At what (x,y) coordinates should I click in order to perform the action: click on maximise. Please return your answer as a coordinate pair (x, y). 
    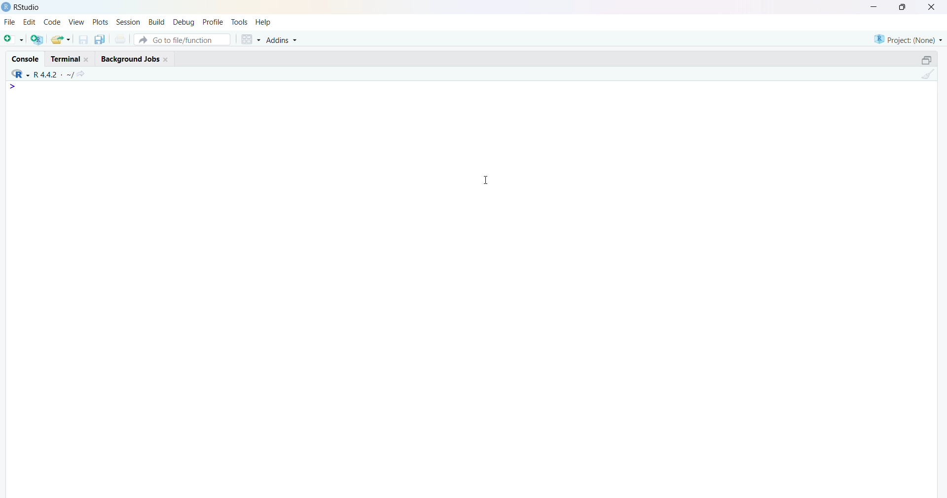
    Looking at the image, I should click on (904, 7).